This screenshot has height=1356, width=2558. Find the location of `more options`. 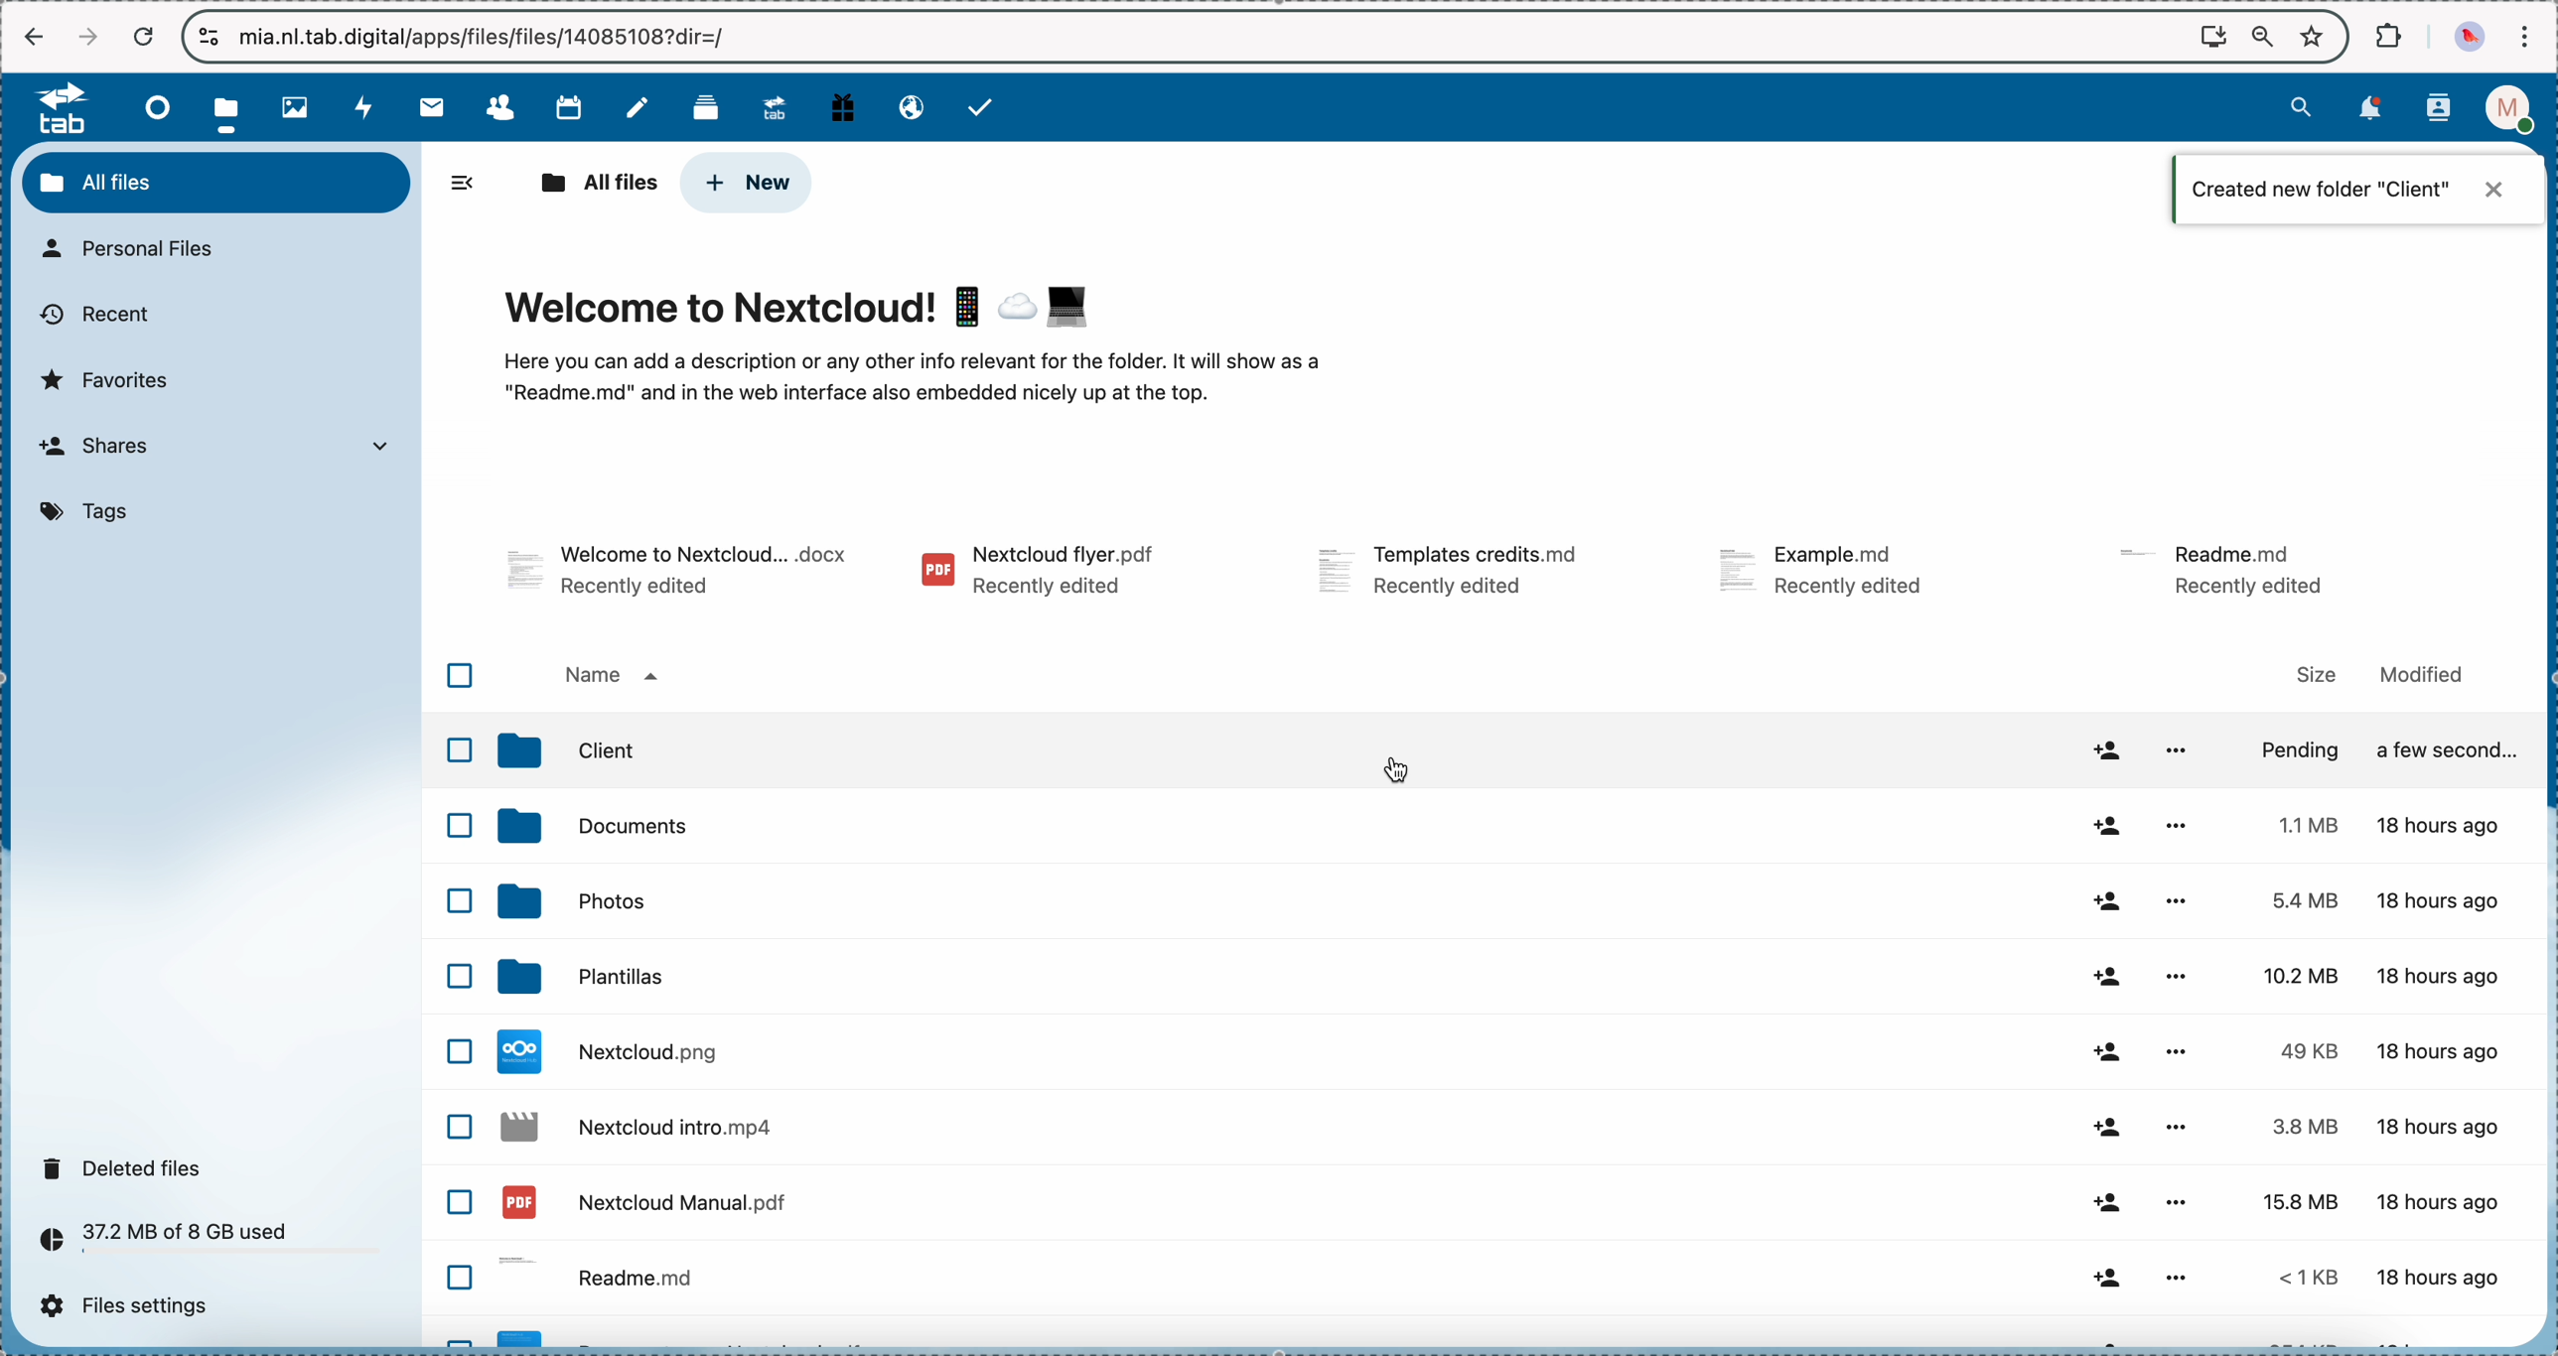

more options is located at coordinates (2172, 1204).